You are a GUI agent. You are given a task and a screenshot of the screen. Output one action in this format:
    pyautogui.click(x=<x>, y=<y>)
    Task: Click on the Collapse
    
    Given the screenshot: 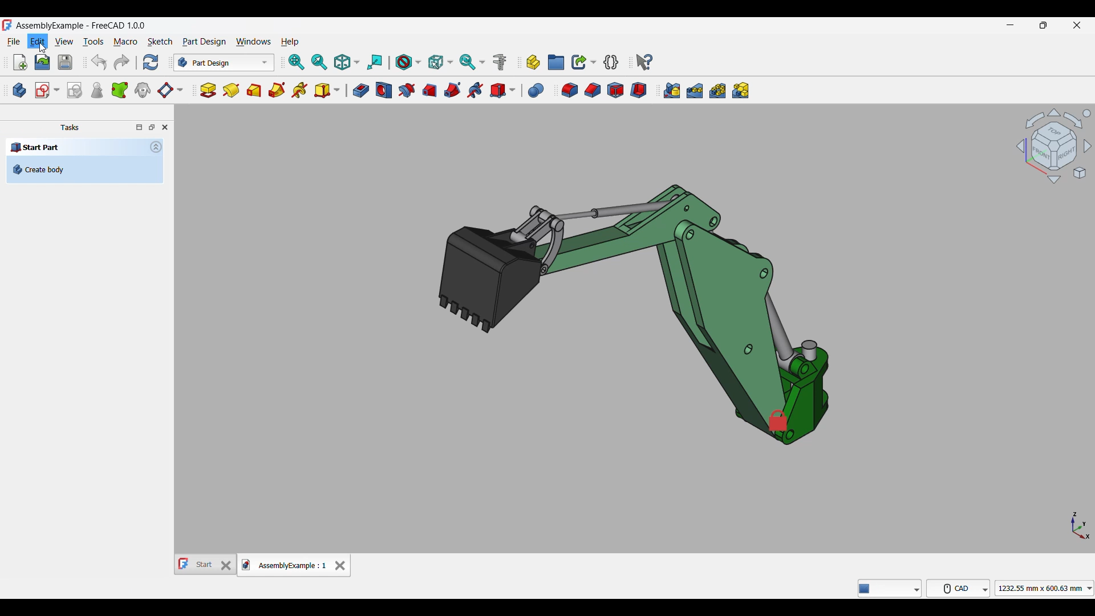 What is the action you would take?
    pyautogui.click(x=156, y=147)
    